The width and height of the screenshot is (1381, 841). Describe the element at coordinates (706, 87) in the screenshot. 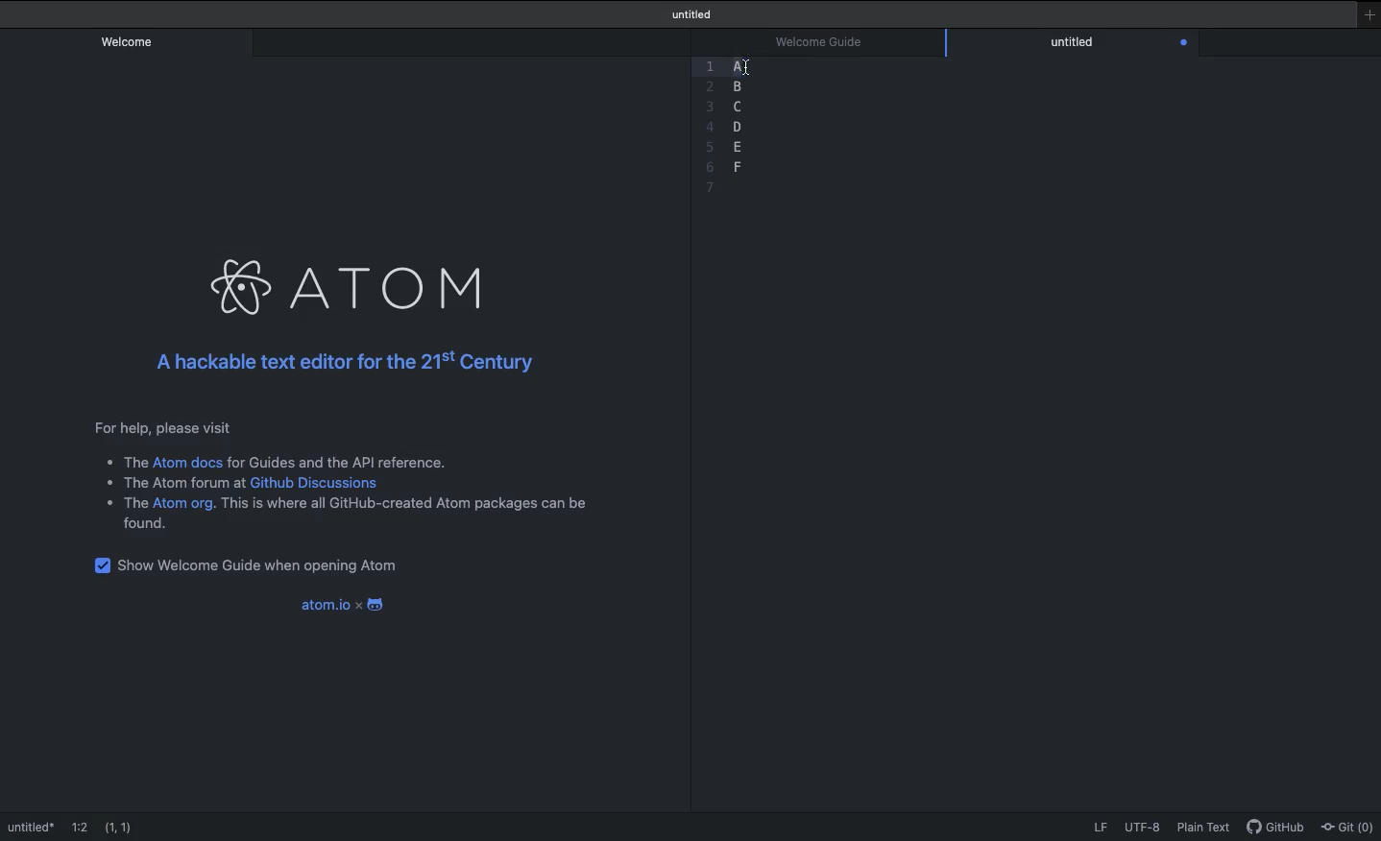

I see `` at that location.